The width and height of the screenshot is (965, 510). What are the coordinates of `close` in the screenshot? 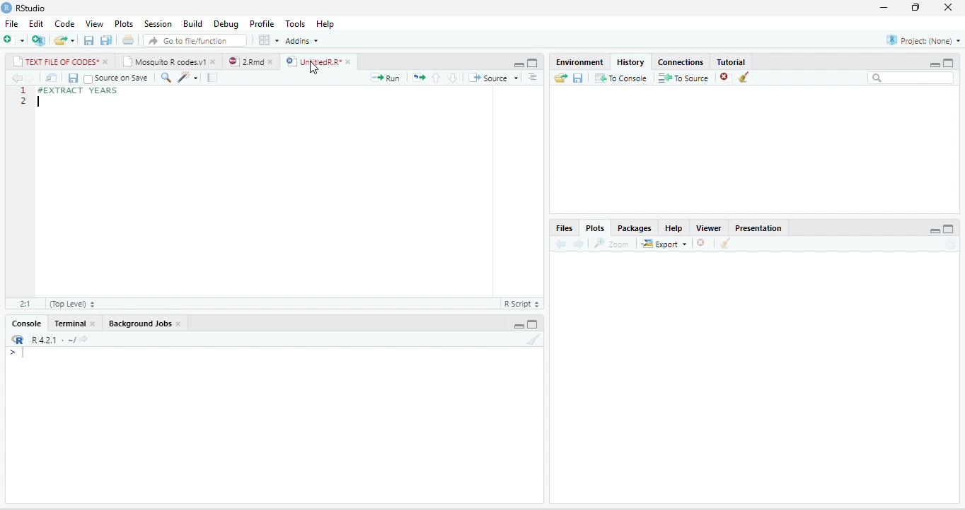 It's located at (179, 324).